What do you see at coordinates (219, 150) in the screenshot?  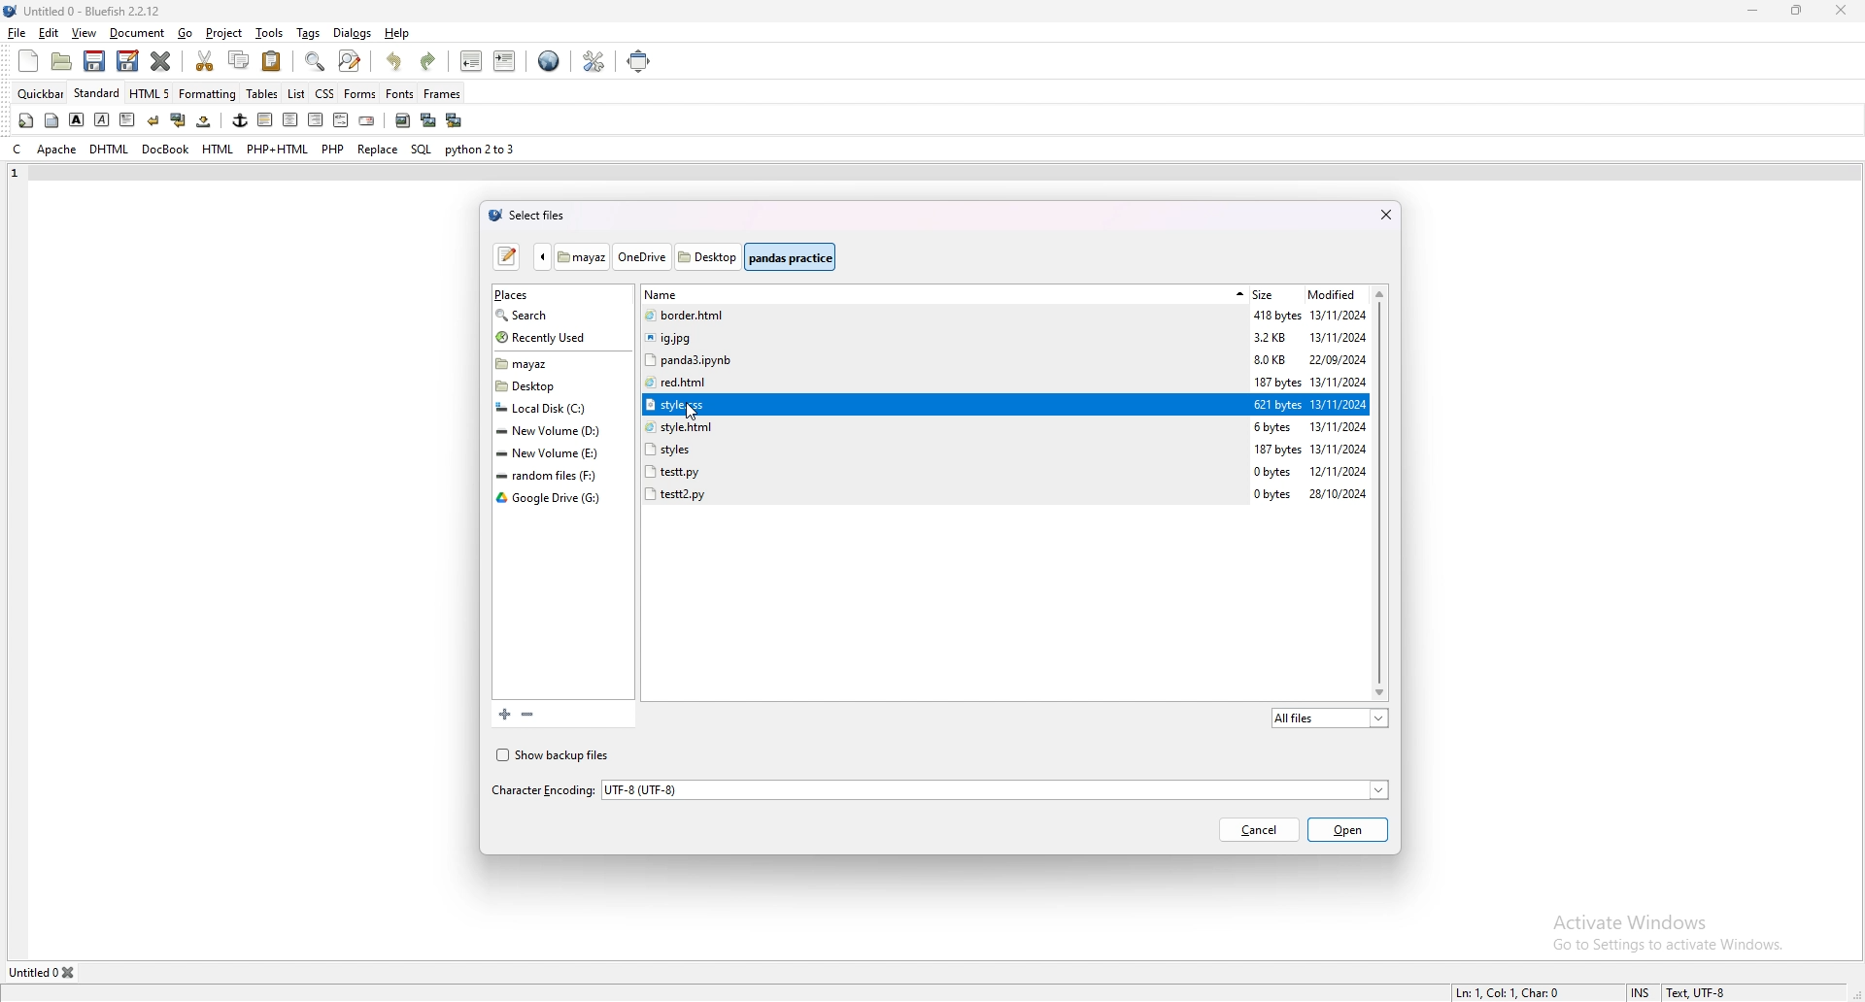 I see `html` at bounding box center [219, 150].